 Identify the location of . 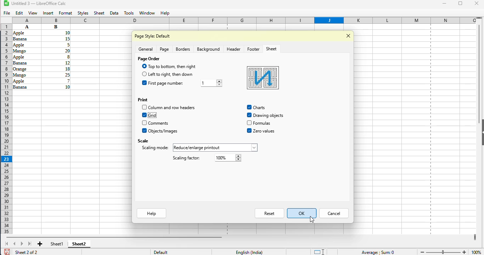
(145, 107).